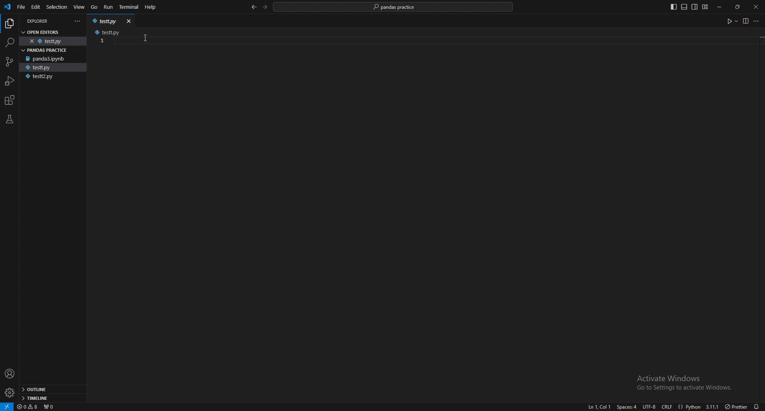 The height and width of the screenshot is (411, 765). What do you see at coordinates (10, 24) in the screenshot?
I see `explorer` at bounding box center [10, 24].